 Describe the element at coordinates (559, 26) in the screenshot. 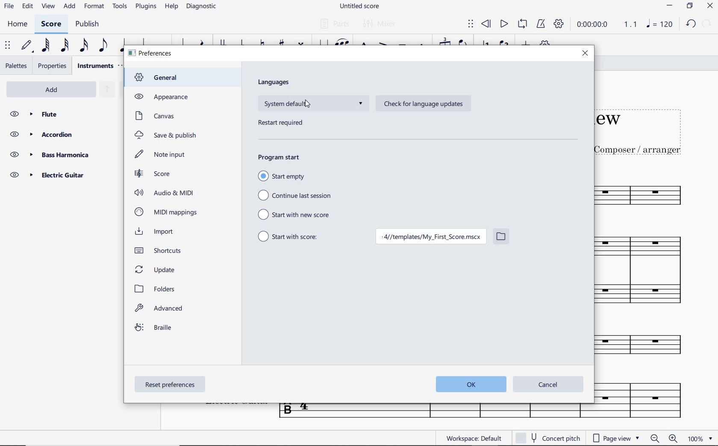

I see `playback settings` at that location.